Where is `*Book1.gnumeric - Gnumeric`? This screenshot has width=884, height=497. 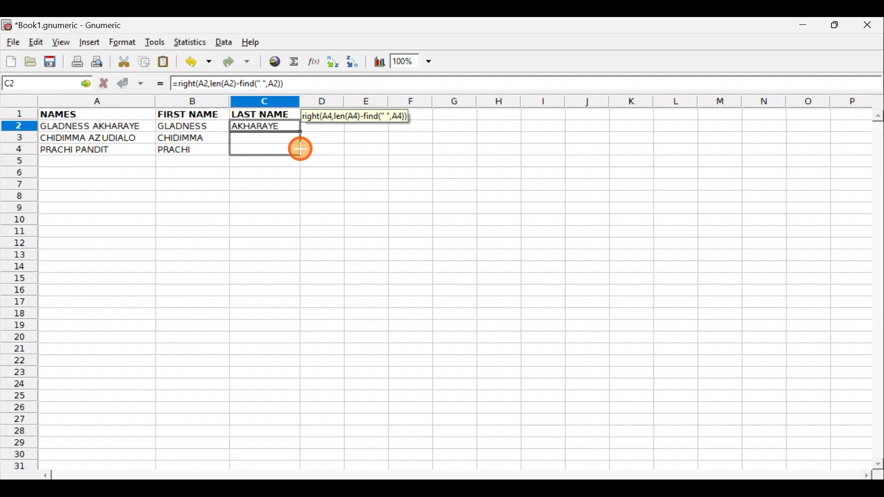
*Book1.gnumeric - Gnumeric is located at coordinates (77, 25).